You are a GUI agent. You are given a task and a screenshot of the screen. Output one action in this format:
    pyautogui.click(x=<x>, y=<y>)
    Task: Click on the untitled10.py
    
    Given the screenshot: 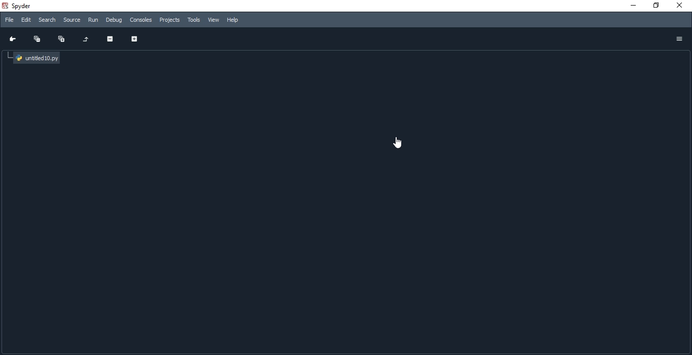 What is the action you would take?
    pyautogui.click(x=33, y=58)
    